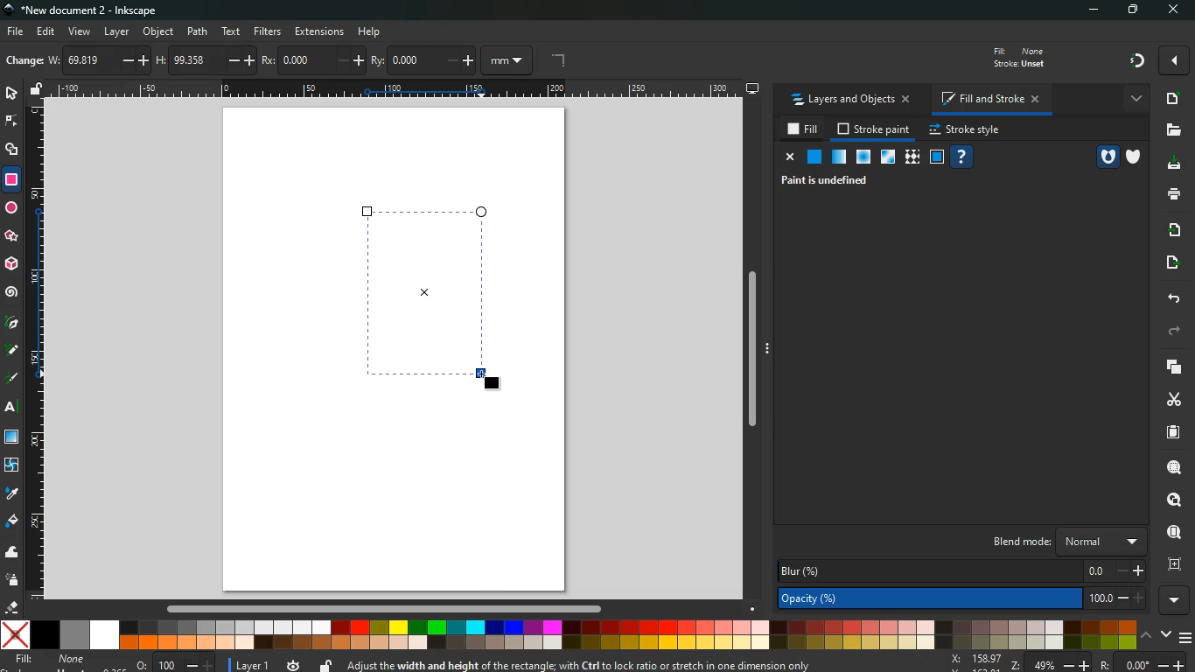 The image size is (1195, 672). What do you see at coordinates (422, 61) in the screenshot?
I see `ry` at bounding box center [422, 61].